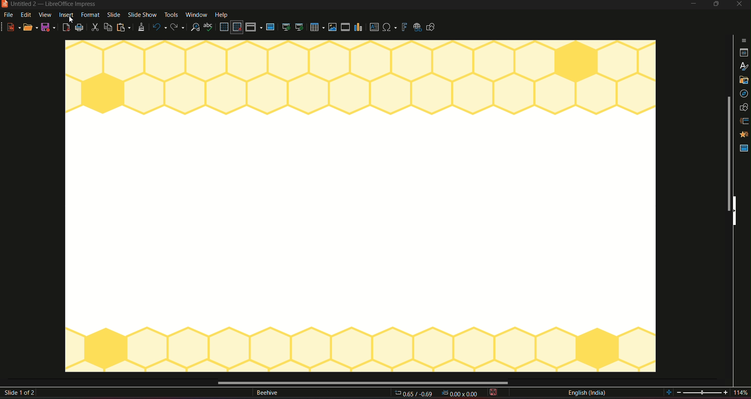 Image resolution: width=751 pixels, height=399 pixels. Describe the element at coordinates (360, 208) in the screenshot. I see `workspace` at that location.